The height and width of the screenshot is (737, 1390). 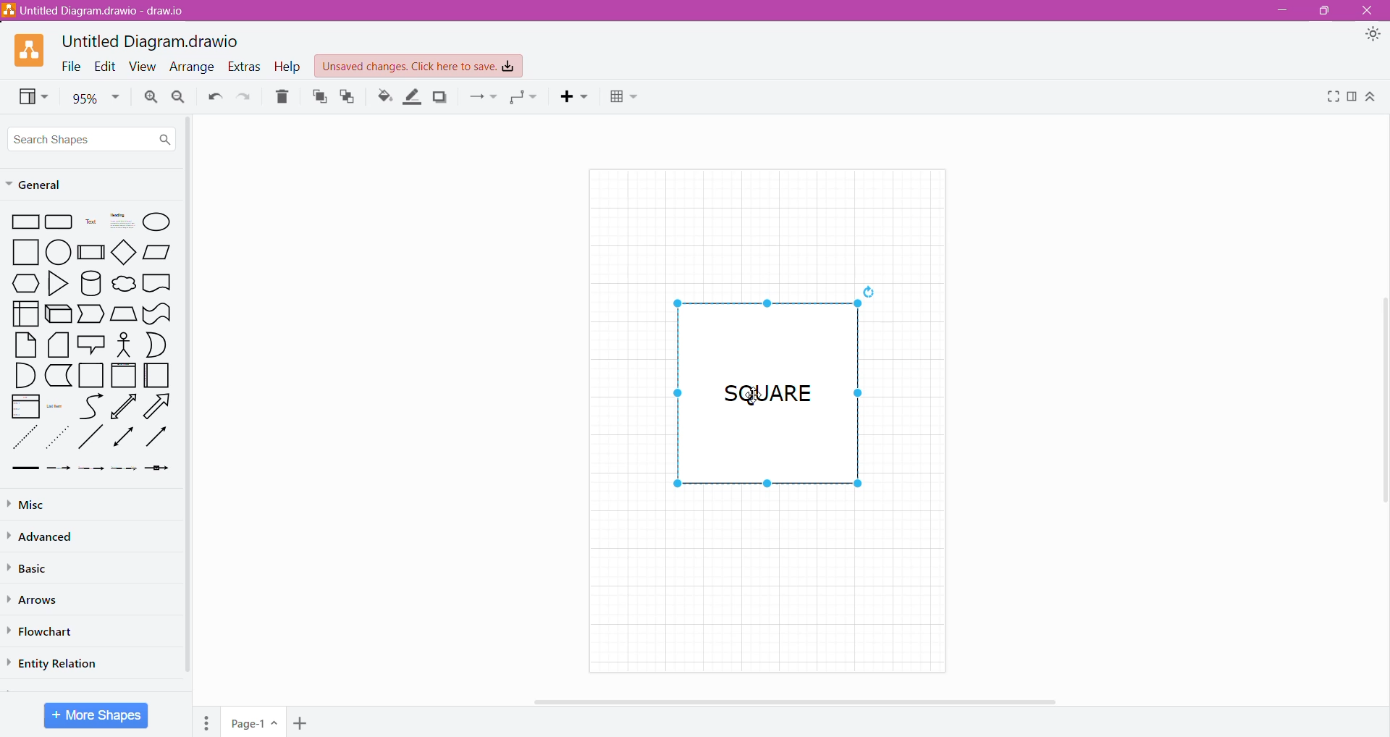 I want to click on reload, so click(x=870, y=291).